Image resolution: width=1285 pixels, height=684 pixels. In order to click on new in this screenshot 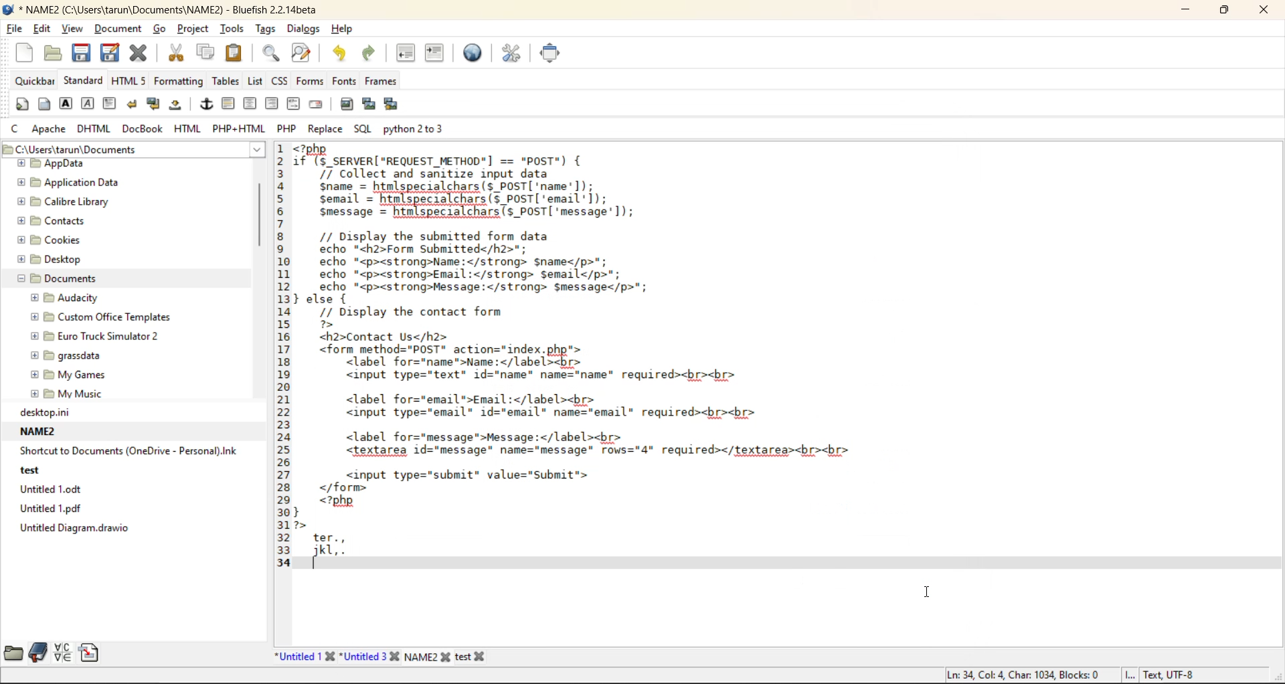, I will do `click(26, 52)`.